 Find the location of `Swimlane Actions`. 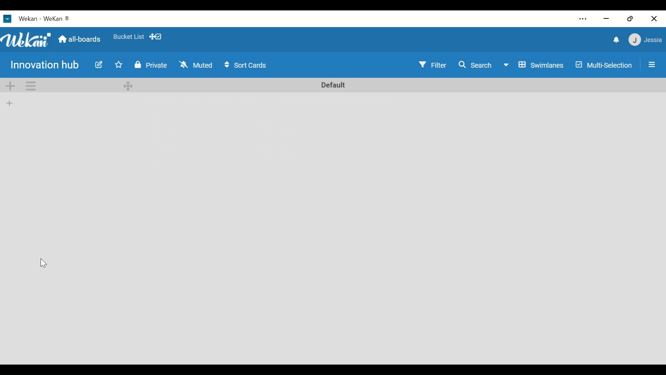

Swimlane Actions is located at coordinates (32, 86).